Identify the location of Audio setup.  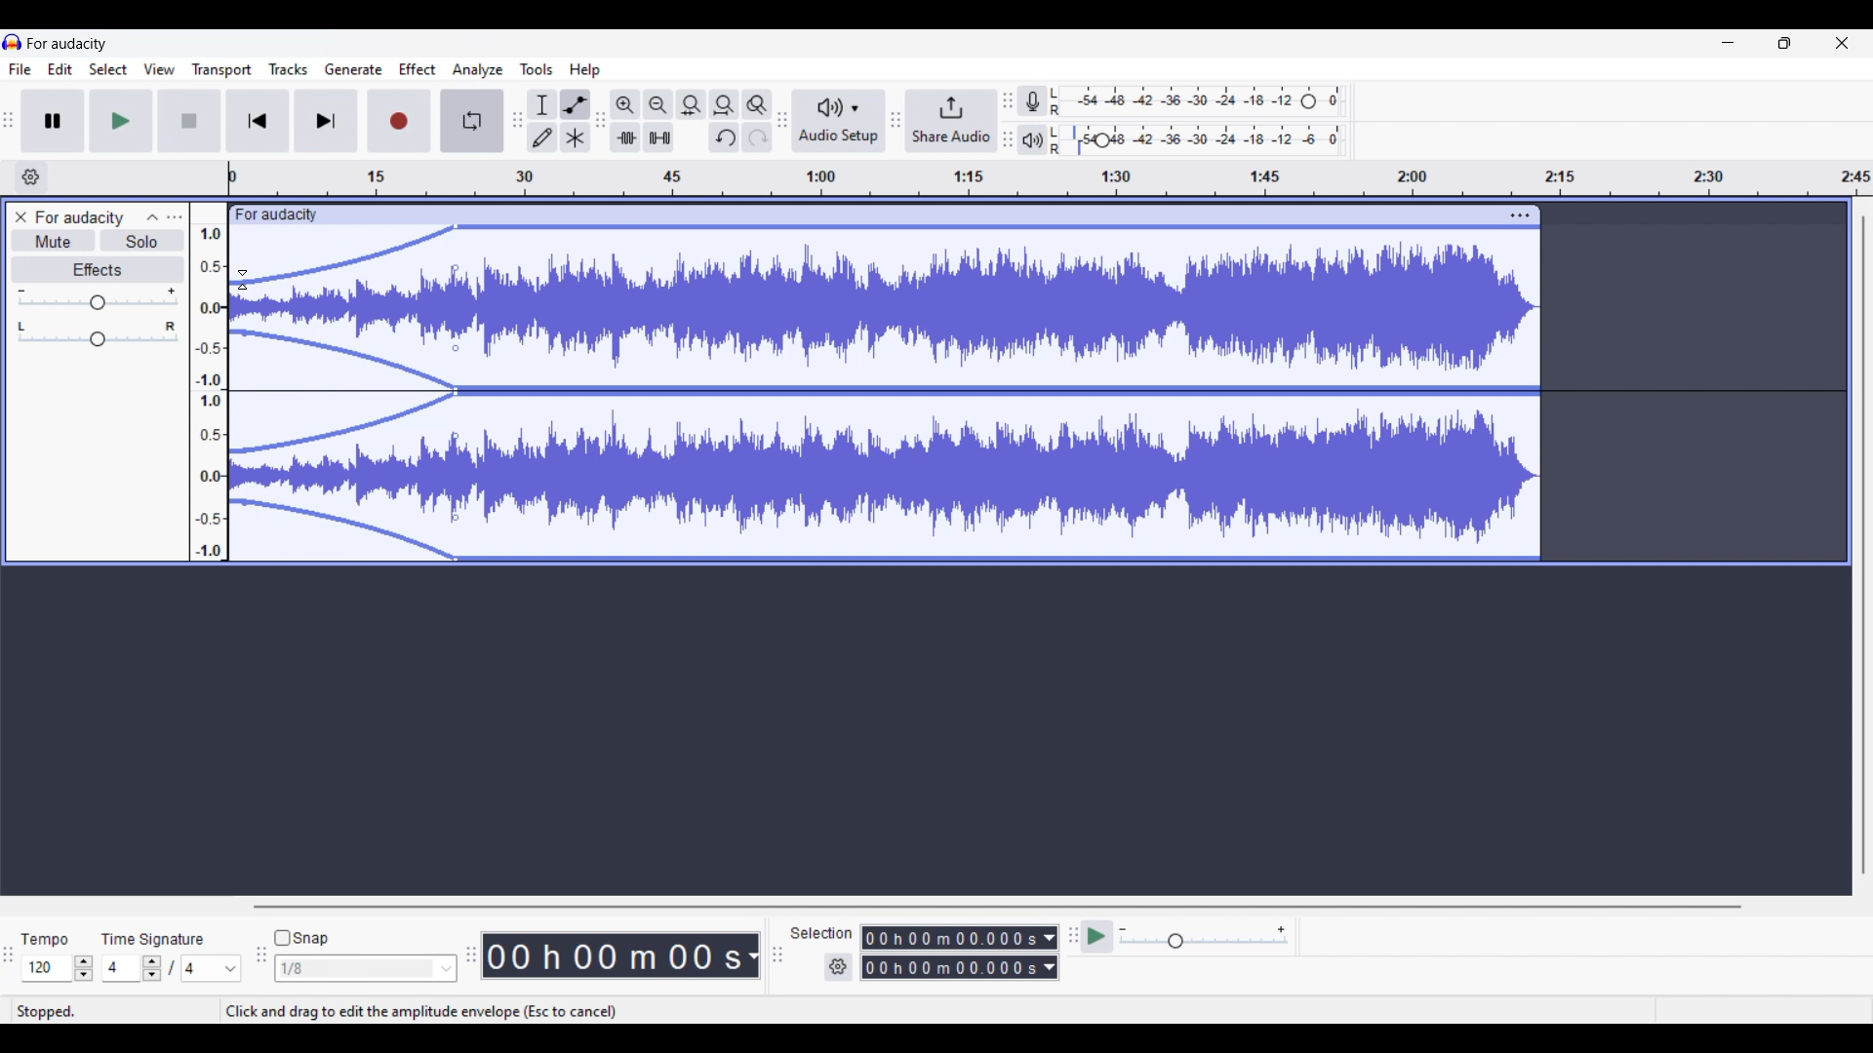
(839, 121).